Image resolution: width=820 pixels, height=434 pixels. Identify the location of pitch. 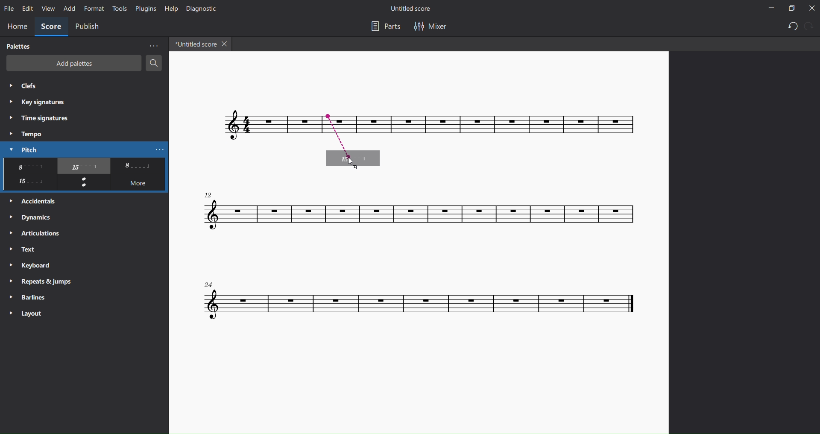
(20, 149).